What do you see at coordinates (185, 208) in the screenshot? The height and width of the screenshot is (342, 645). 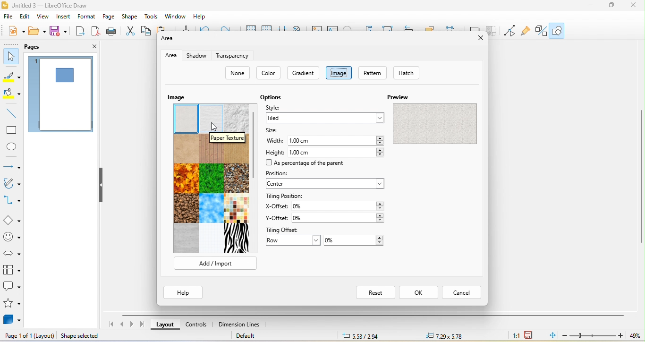 I see `texture 10` at bounding box center [185, 208].